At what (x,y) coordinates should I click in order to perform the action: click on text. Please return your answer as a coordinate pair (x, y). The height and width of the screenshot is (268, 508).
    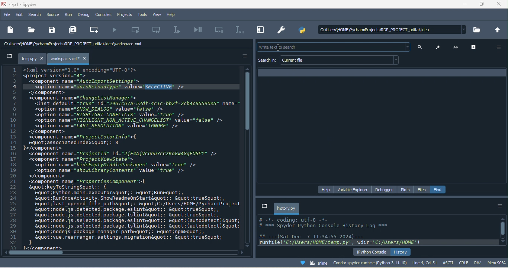
    Looking at the image, I should click on (457, 47).